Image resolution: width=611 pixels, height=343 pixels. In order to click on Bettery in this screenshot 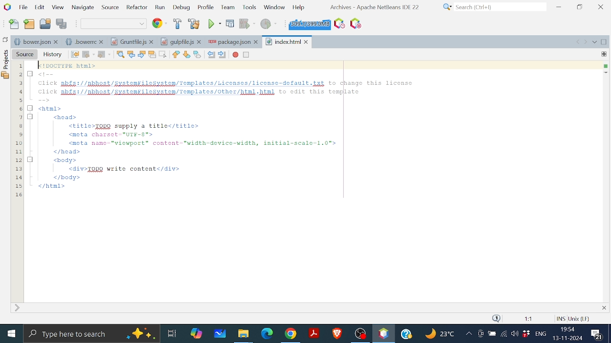, I will do `click(492, 334)`.